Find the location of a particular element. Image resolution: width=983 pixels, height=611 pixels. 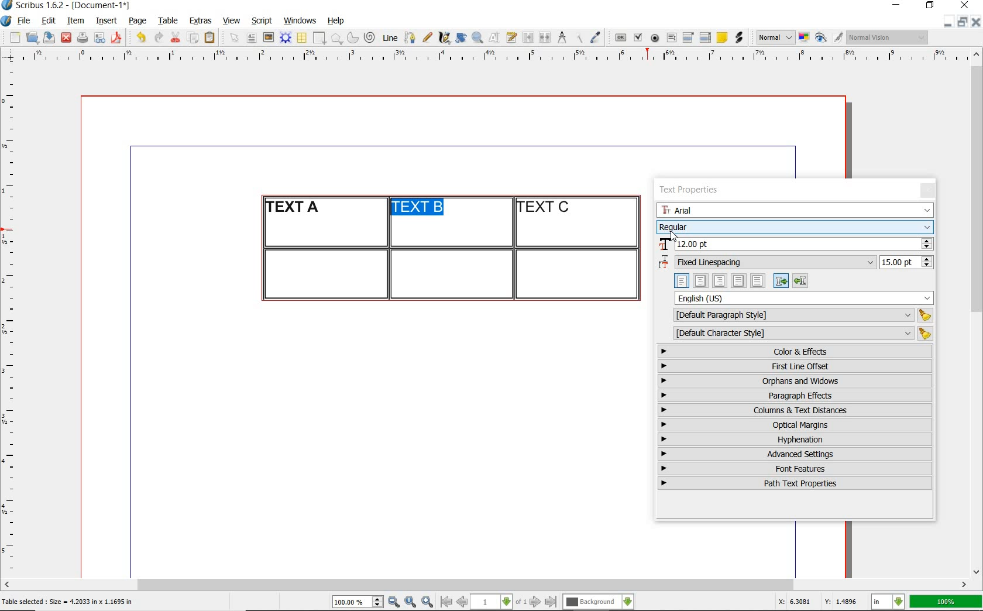

100% is located at coordinates (947, 602).